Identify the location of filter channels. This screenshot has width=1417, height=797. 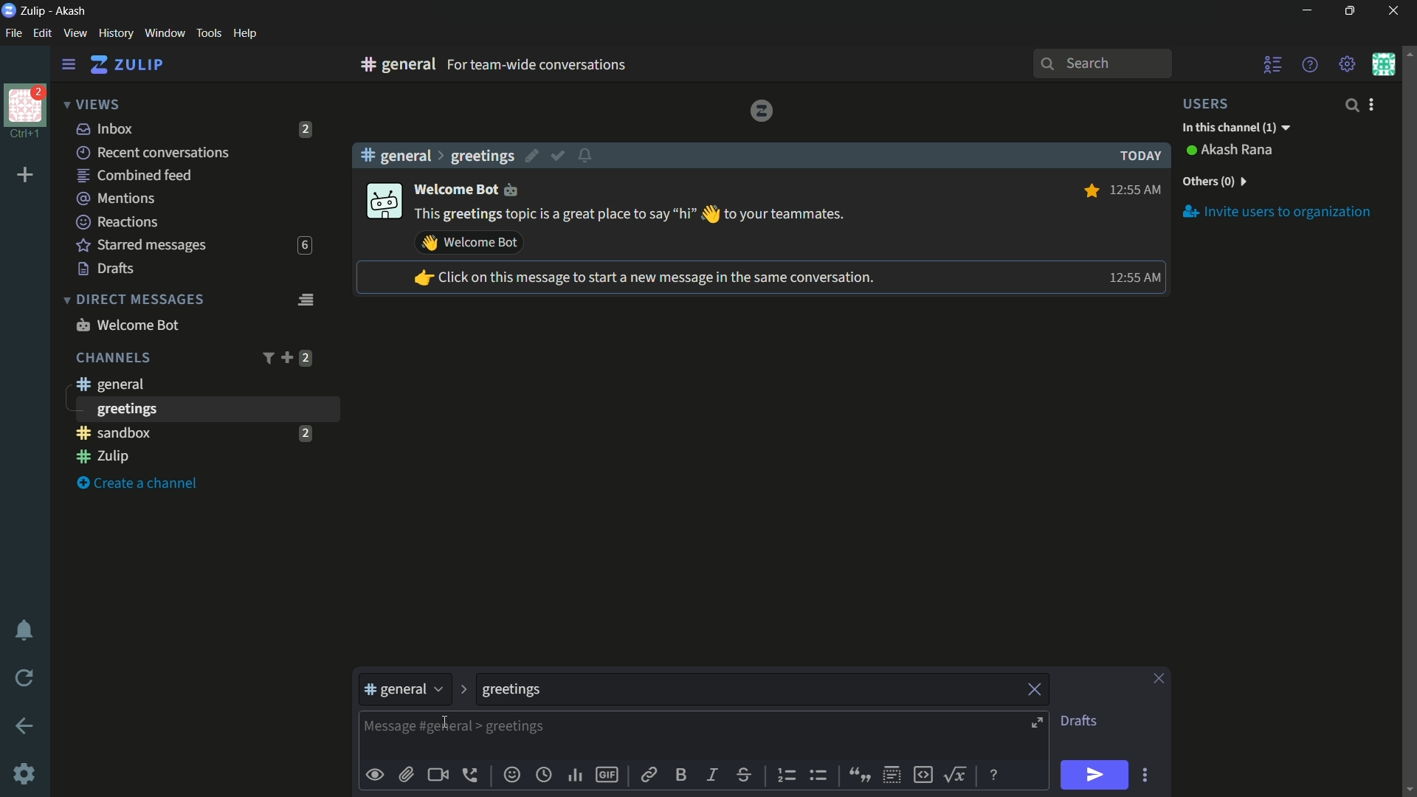
(266, 358).